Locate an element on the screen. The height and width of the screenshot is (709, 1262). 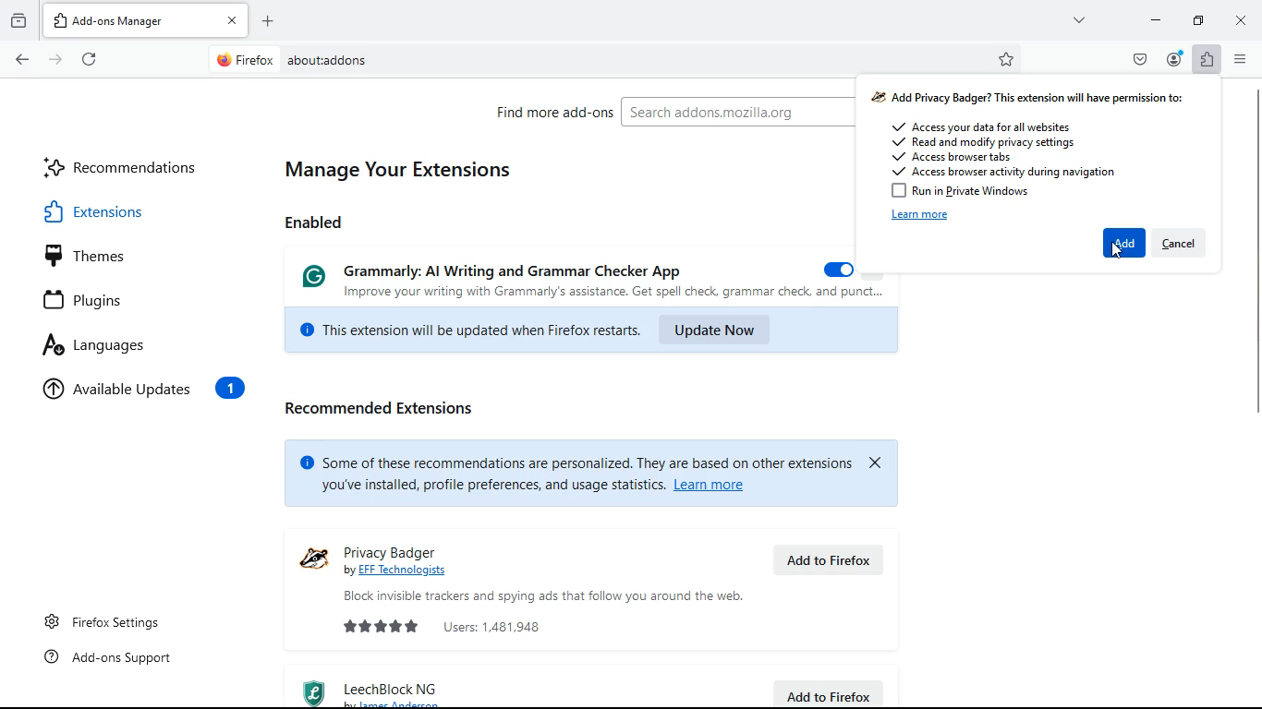
Improve your writing with Grammarly's assistance. Get spell check, grammar check, and punct... is located at coordinates (614, 294).